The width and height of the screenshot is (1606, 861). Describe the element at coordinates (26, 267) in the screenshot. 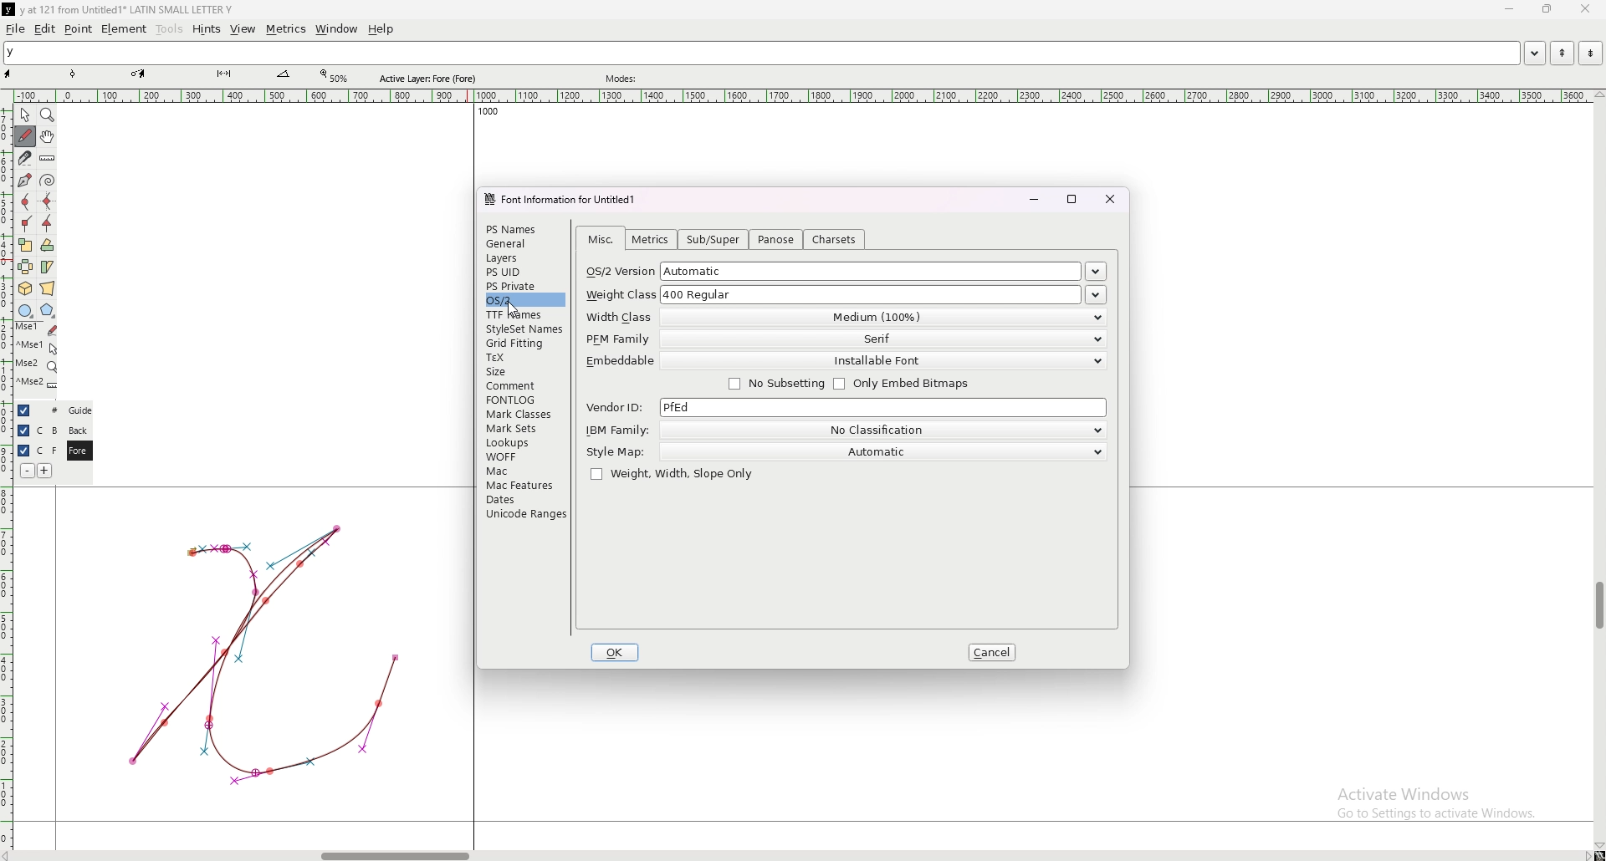

I see `flip the selection` at that location.